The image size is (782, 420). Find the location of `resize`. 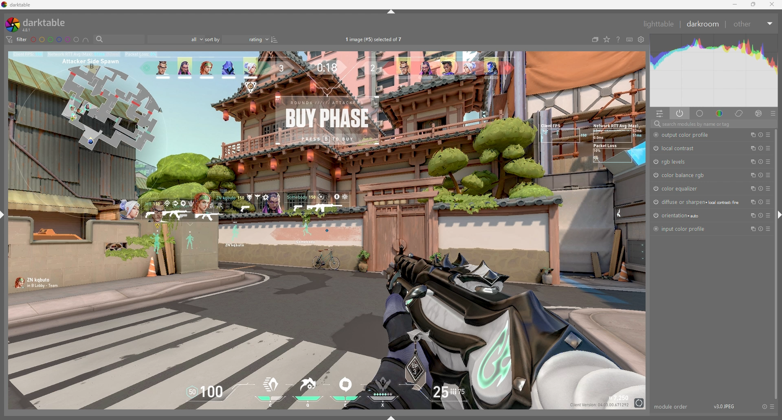

resize is located at coordinates (753, 4).